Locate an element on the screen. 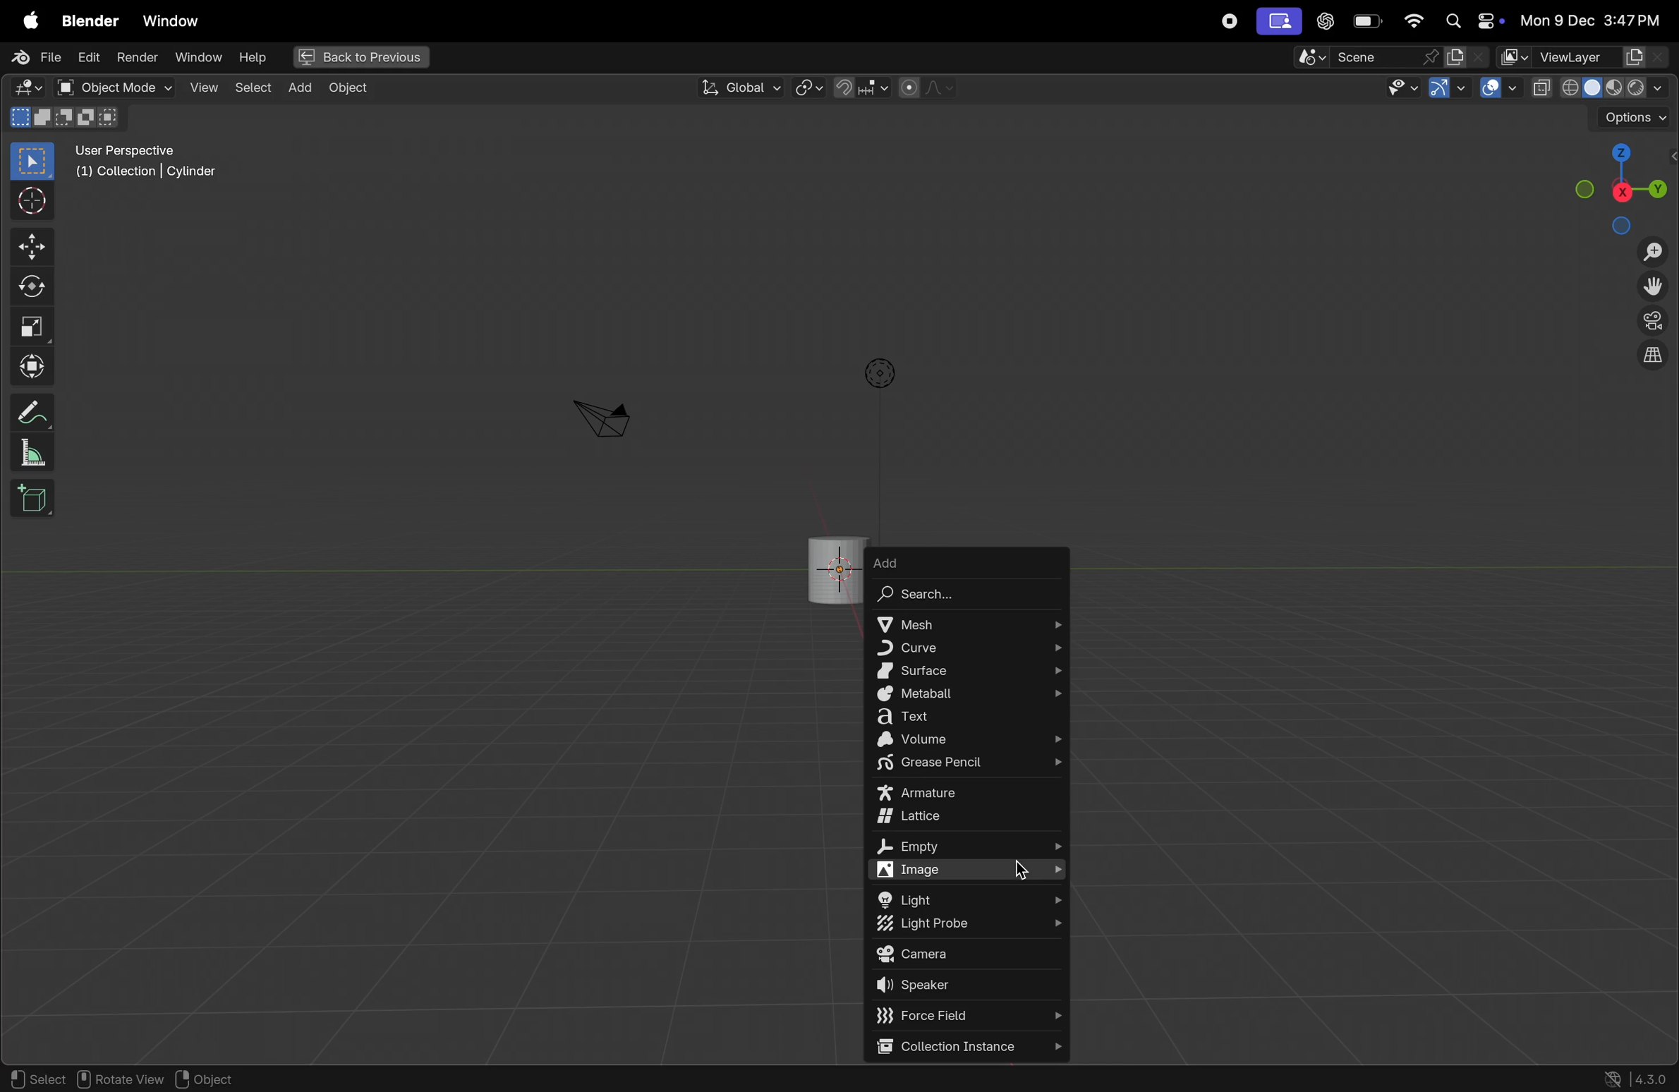 The height and width of the screenshot is (1092, 1679). zoom in is located at coordinates (1651, 253).